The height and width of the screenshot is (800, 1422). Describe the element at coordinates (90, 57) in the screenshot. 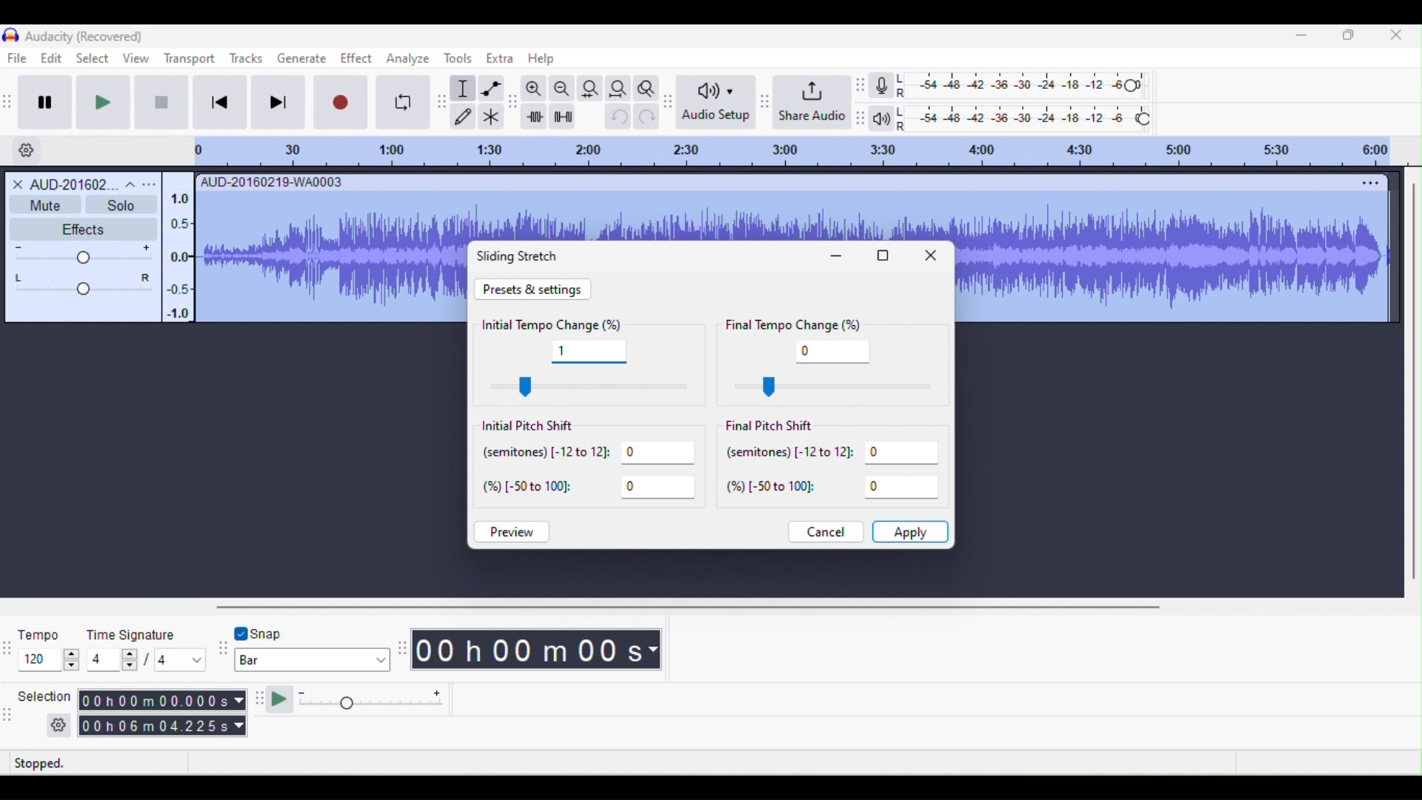

I see `select` at that location.